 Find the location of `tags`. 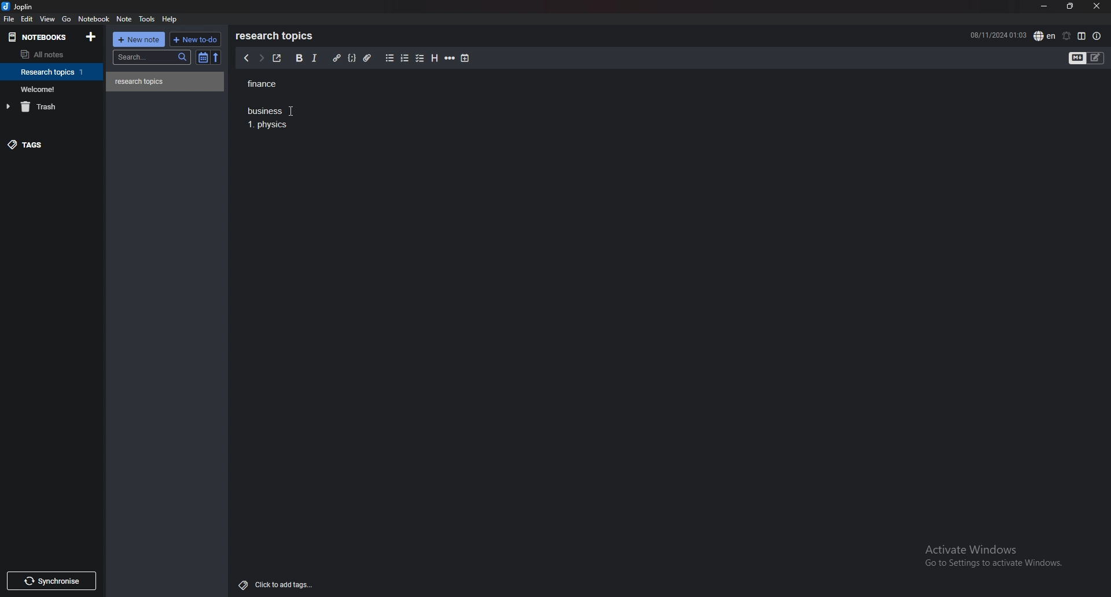

tags is located at coordinates (49, 147).